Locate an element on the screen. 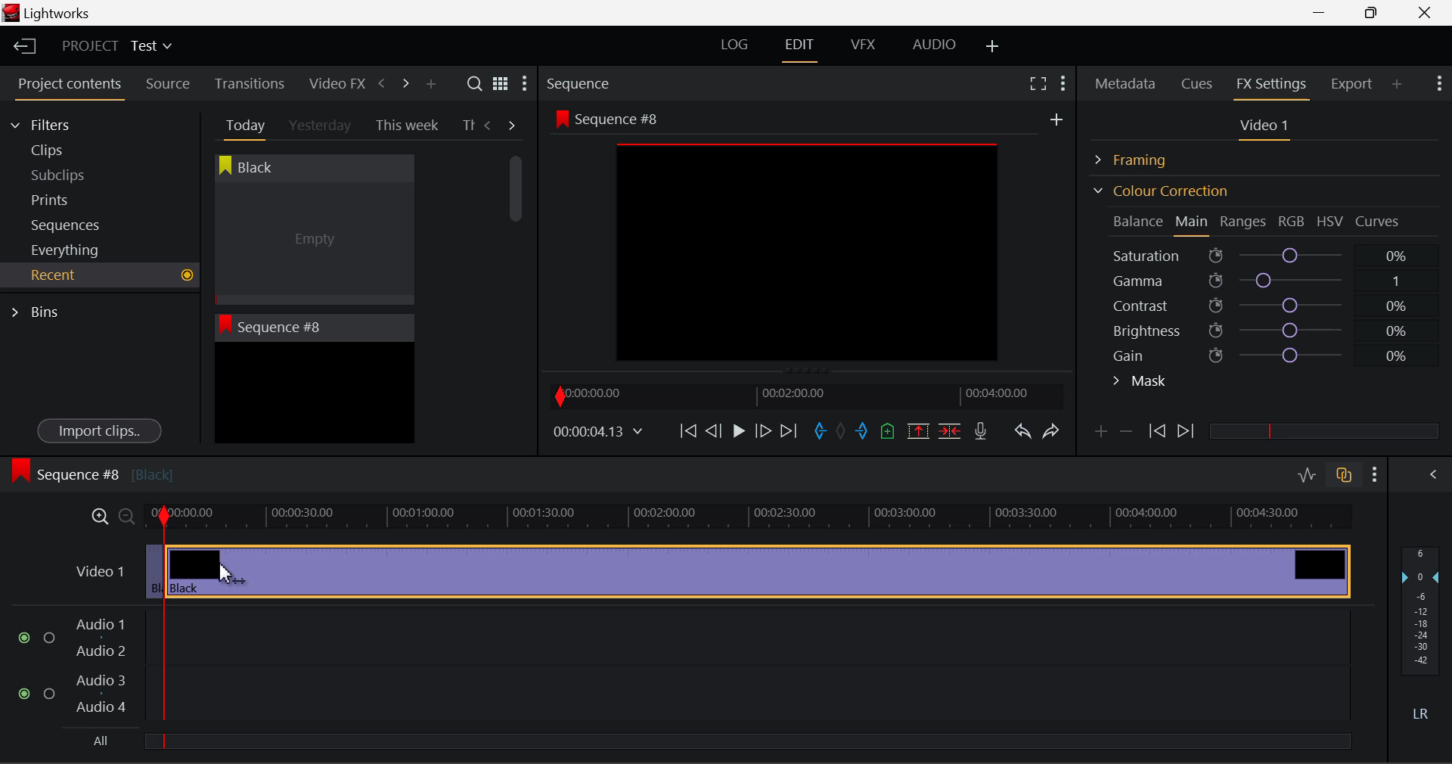 Image resolution: width=1452 pixels, height=764 pixels. Balance Section is located at coordinates (1140, 221).